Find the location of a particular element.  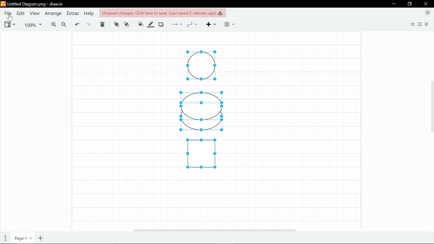

Appearence is located at coordinates (428, 13).